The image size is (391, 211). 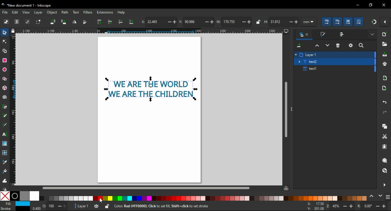 What do you see at coordinates (5, 12) in the screenshot?
I see `file` at bounding box center [5, 12].